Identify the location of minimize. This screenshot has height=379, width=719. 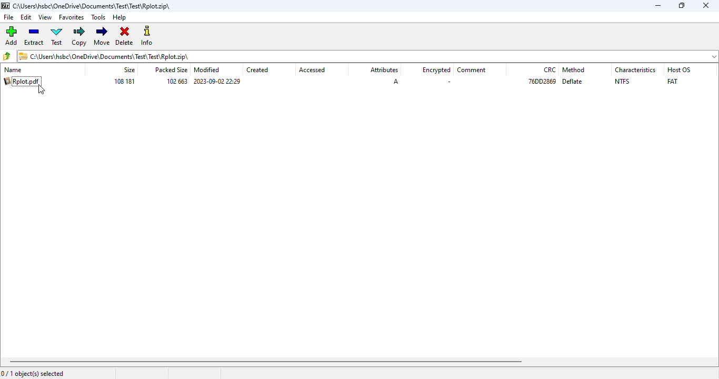
(657, 6).